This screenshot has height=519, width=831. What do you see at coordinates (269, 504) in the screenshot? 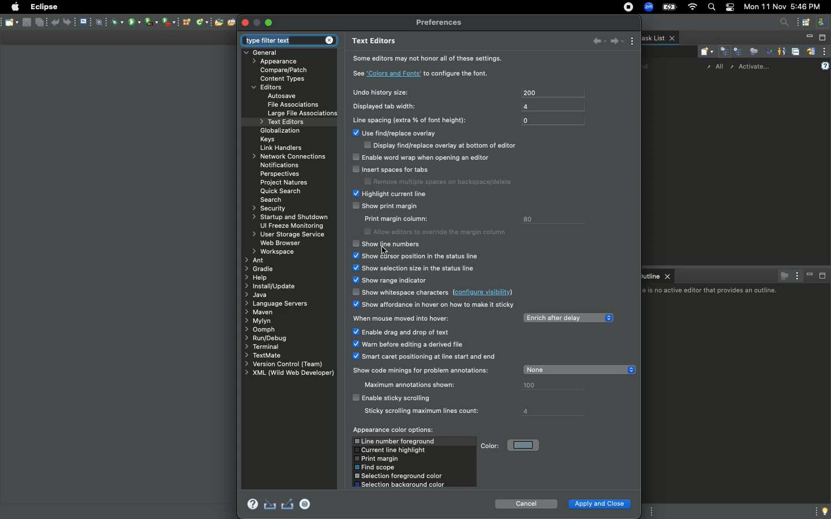
I see `Import` at bounding box center [269, 504].